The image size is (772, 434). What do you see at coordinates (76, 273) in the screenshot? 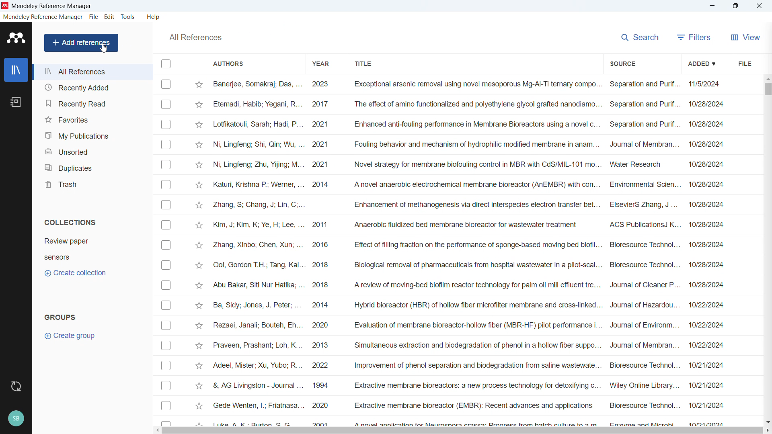
I see `Create collection ` at bounding box center [76, 273].